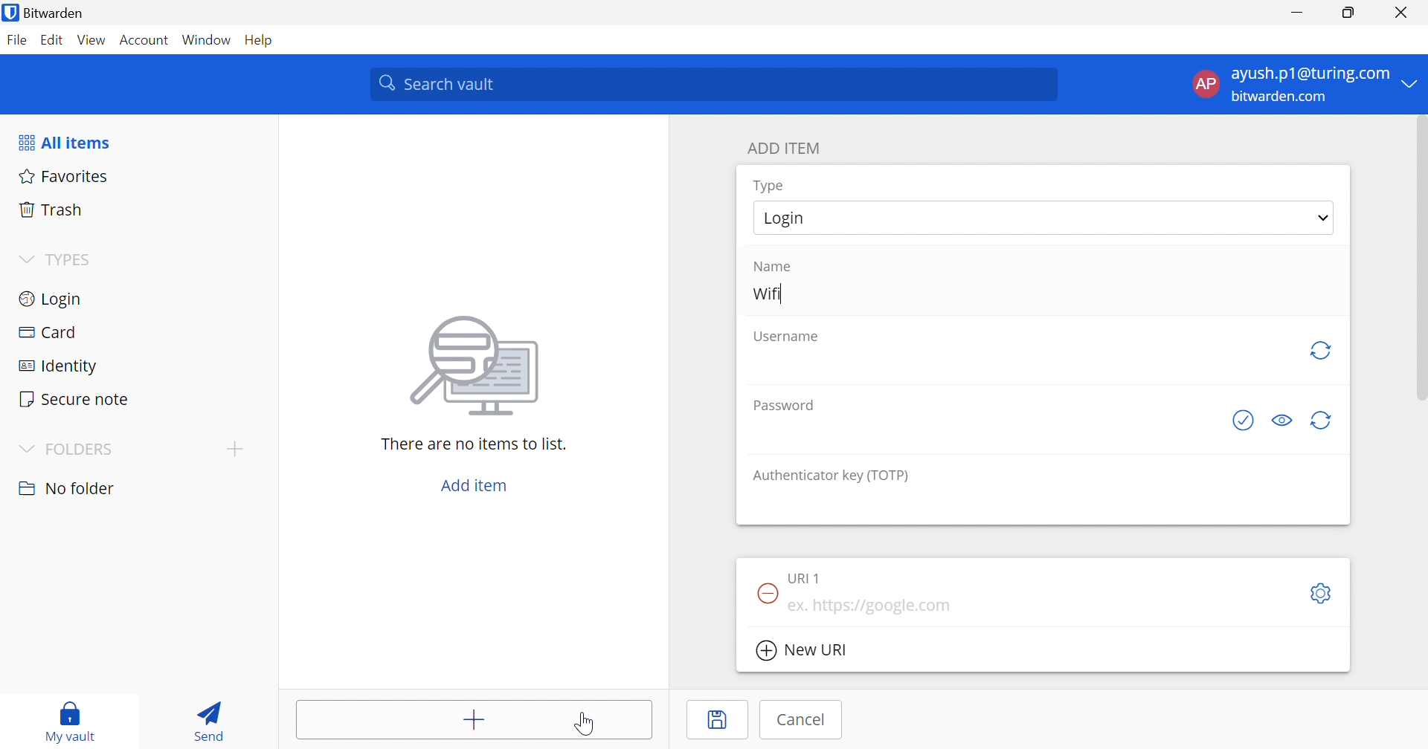 The image size is (1428, 749). What do you see at coordinates (1204, 87) in the screenshot?
I see `AP` at bounding box center [1204, 87].